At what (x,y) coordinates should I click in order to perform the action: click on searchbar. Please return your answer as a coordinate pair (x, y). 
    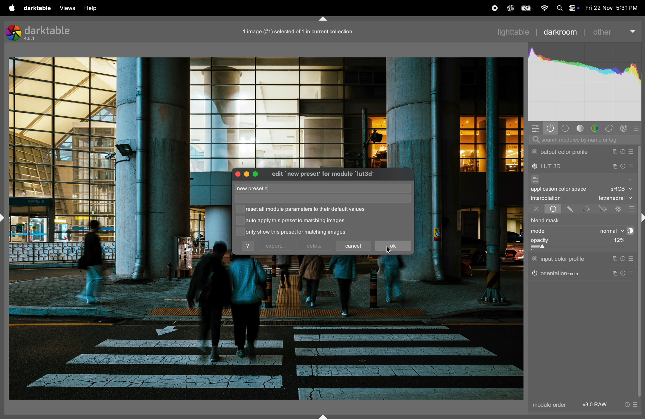
    Looking at the image, I should click on (584, 140).